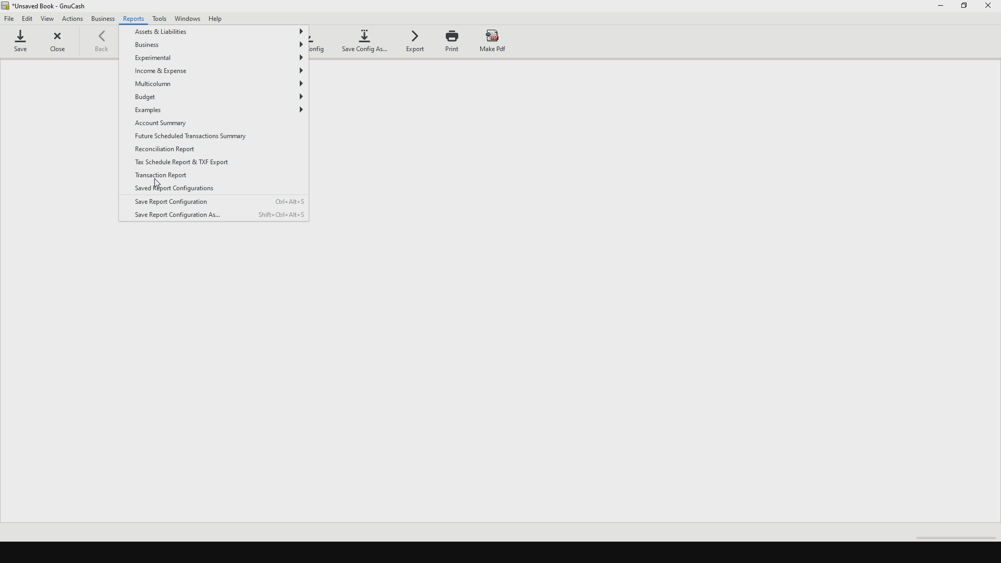 Image resolution: width=1001 pixels, height=563 pixels. Describe the element at coordinates (62, 44) in the screenshot. I see `close` at that location.